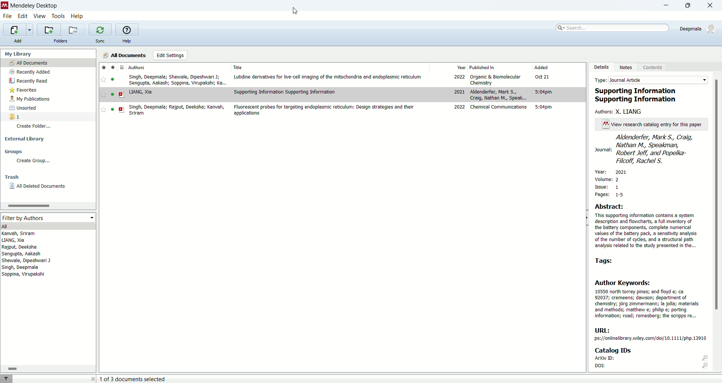 The image size is (722, 383). I want to click on unread, so click(112, 94).